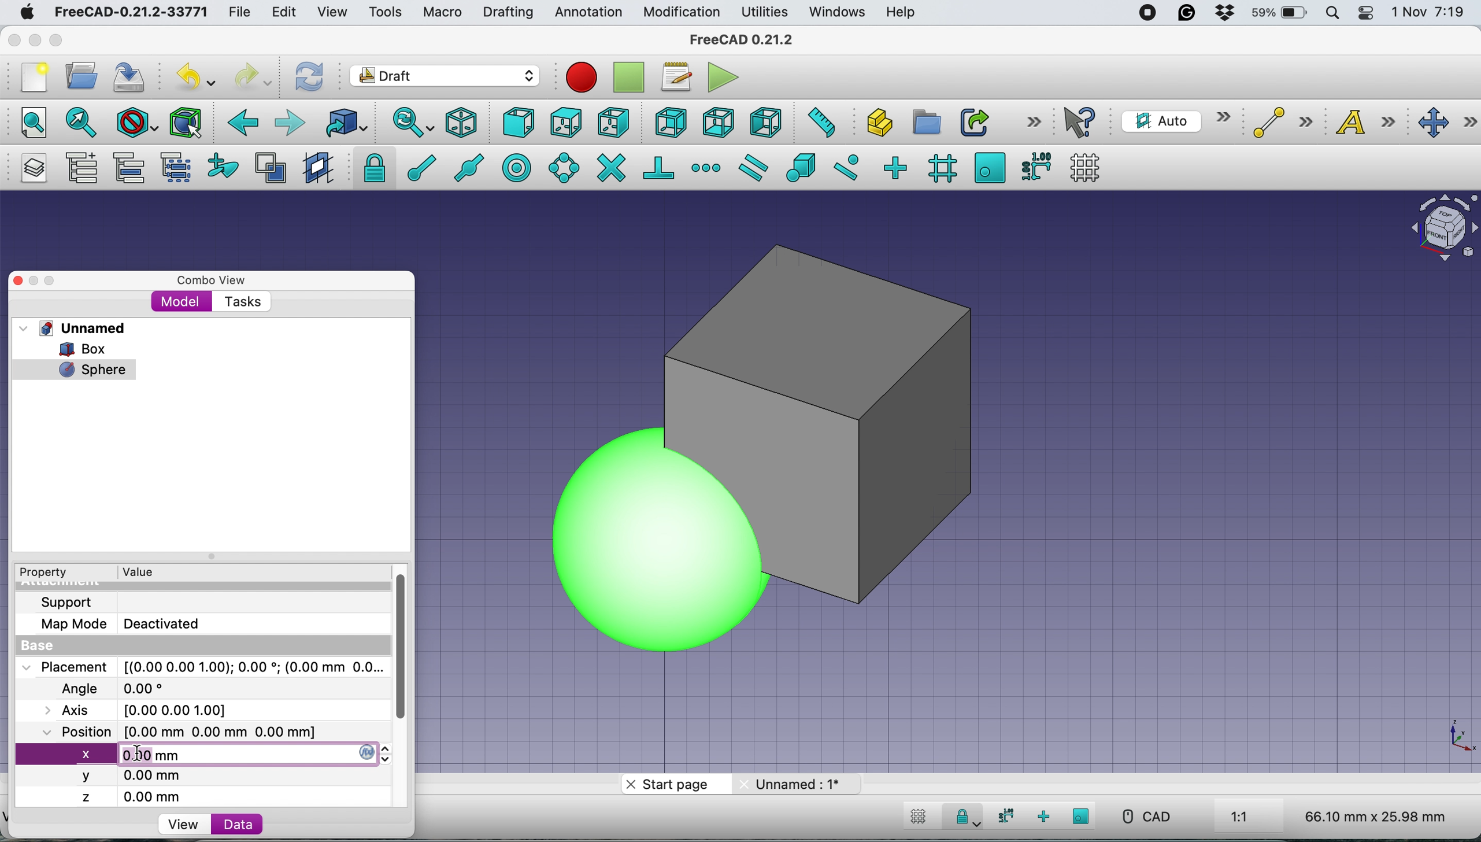 Image resolution: width=1481 pixels, height=842 pixels. I want to click on property, so click(52, 573).